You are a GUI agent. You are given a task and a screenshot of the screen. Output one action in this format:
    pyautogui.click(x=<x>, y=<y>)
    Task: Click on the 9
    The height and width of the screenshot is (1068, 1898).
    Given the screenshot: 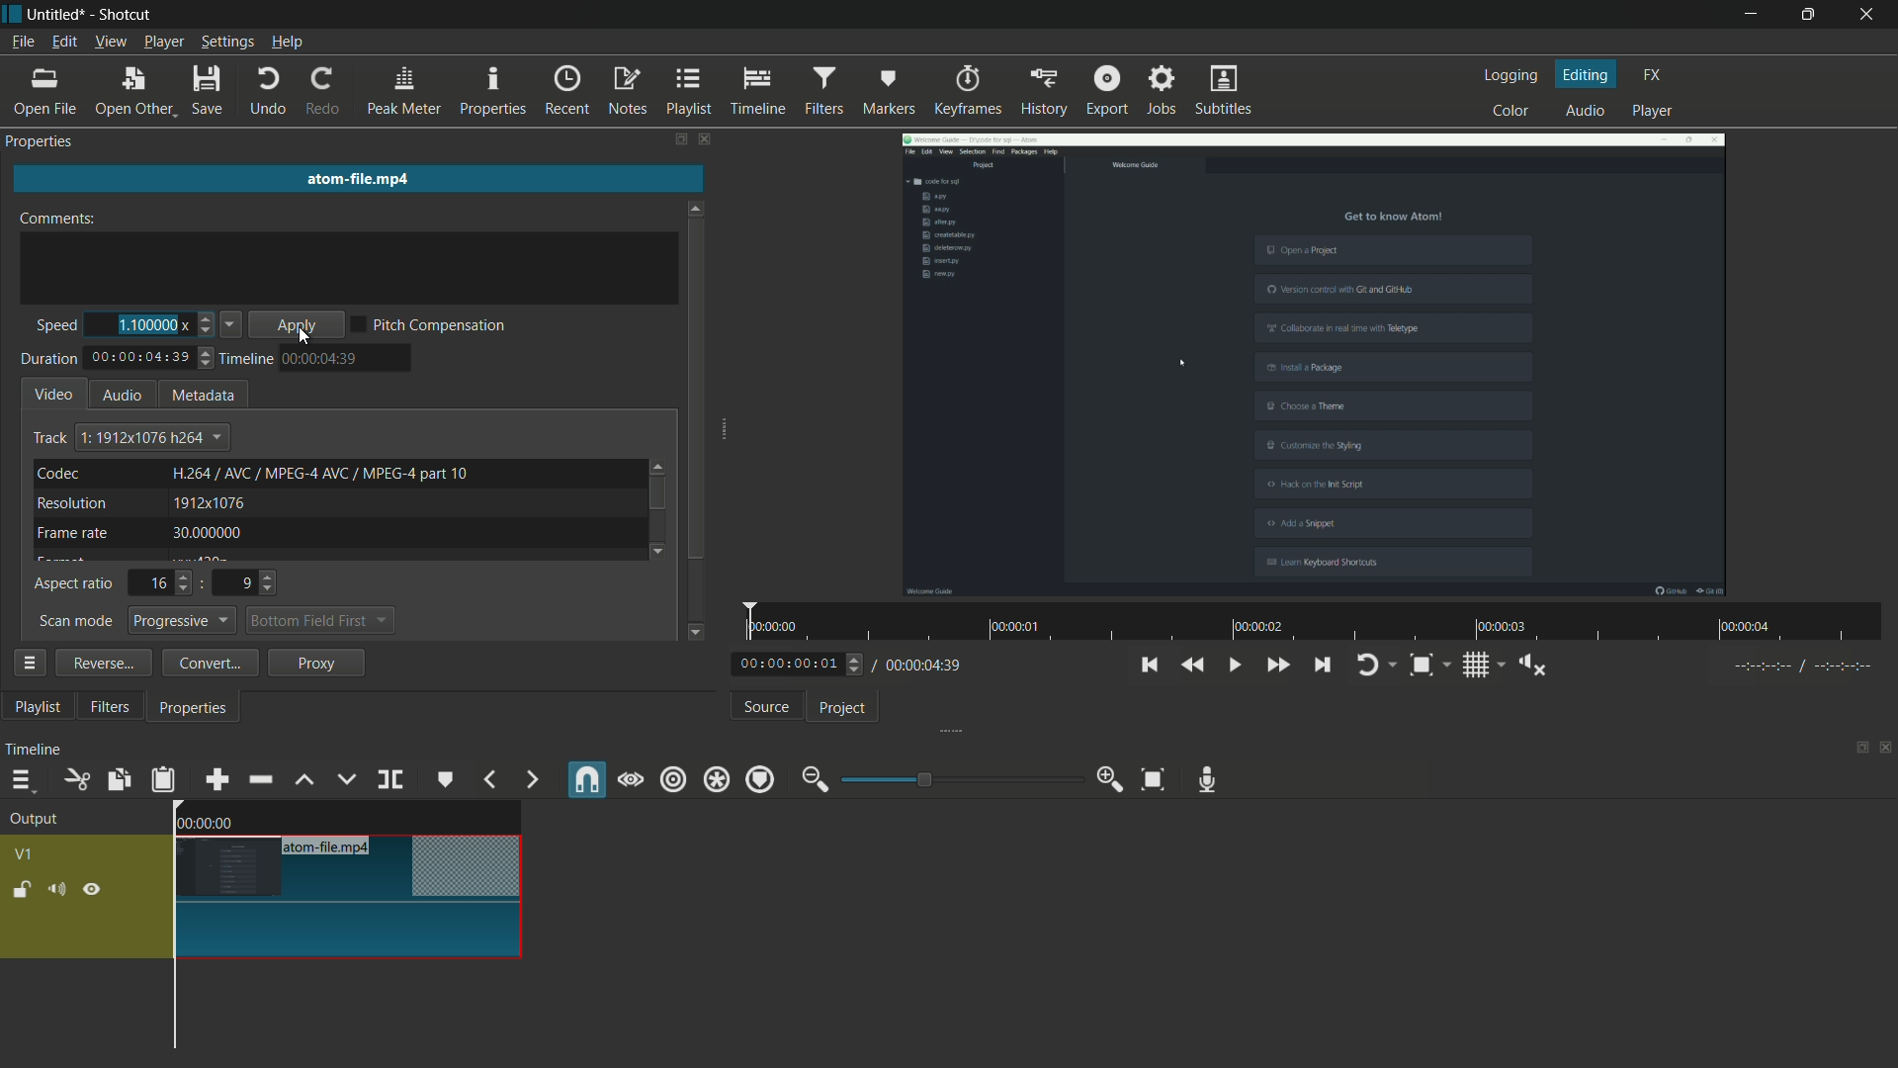 What is the action you would take?
    pyautogui.click(x=253, y=582)
    